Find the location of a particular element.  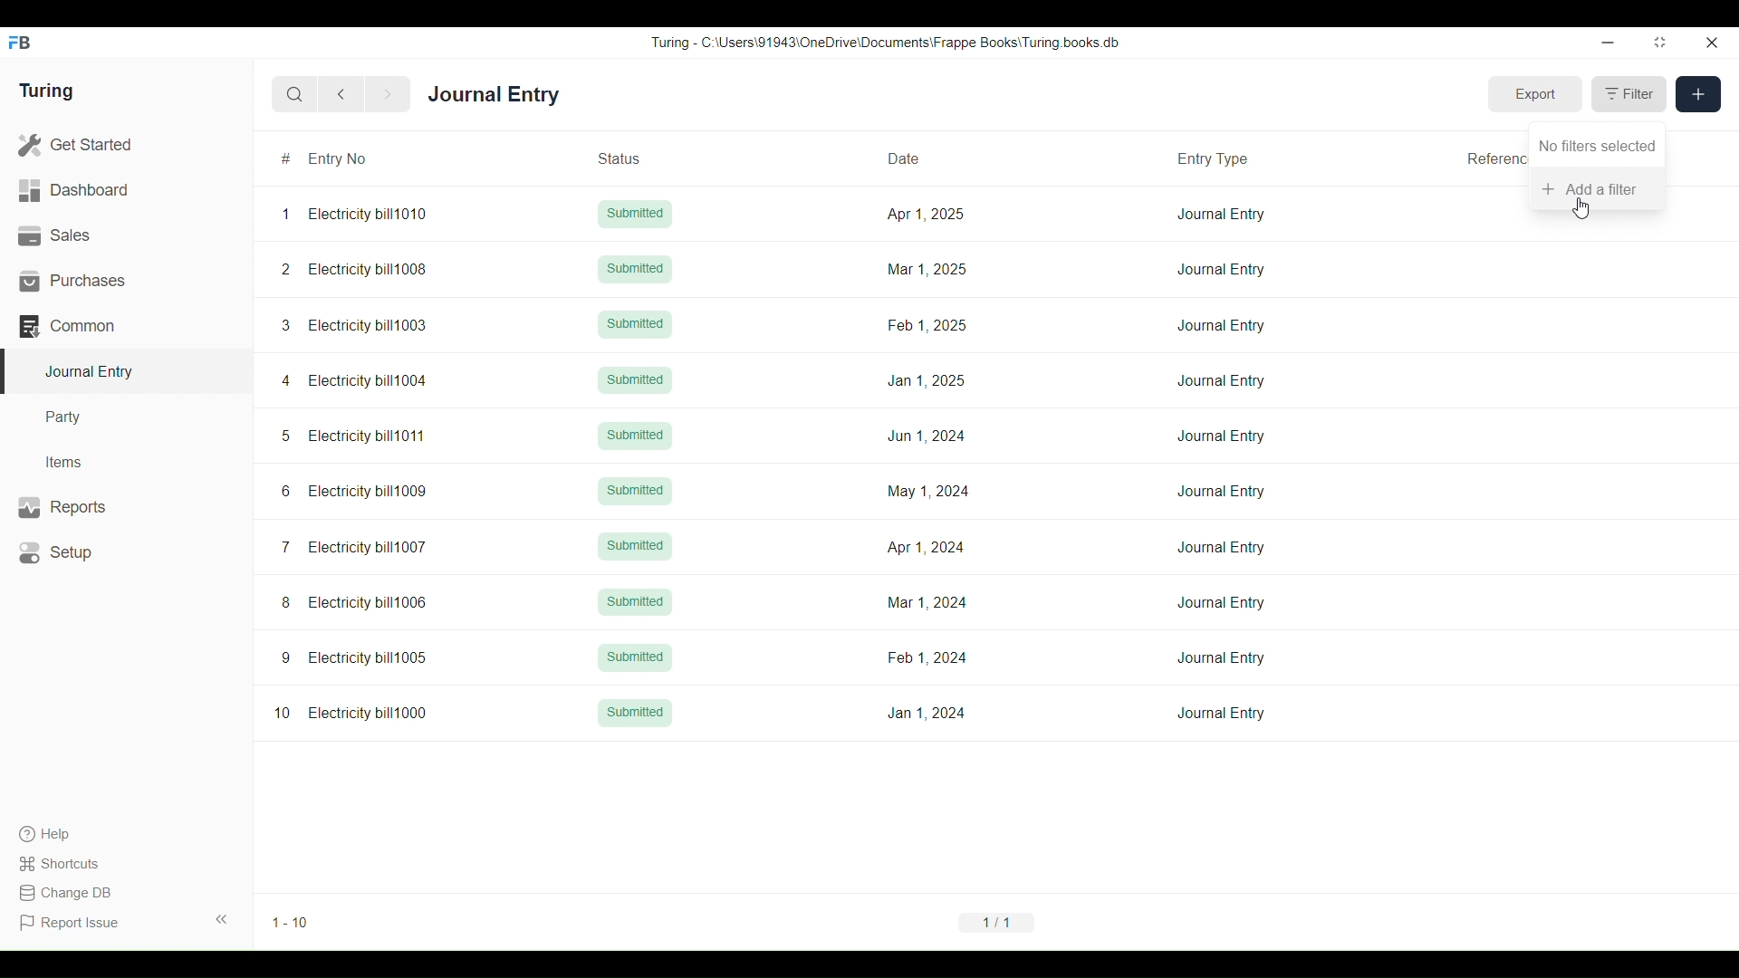

Shortcuts is located at coordinates (70, 864).